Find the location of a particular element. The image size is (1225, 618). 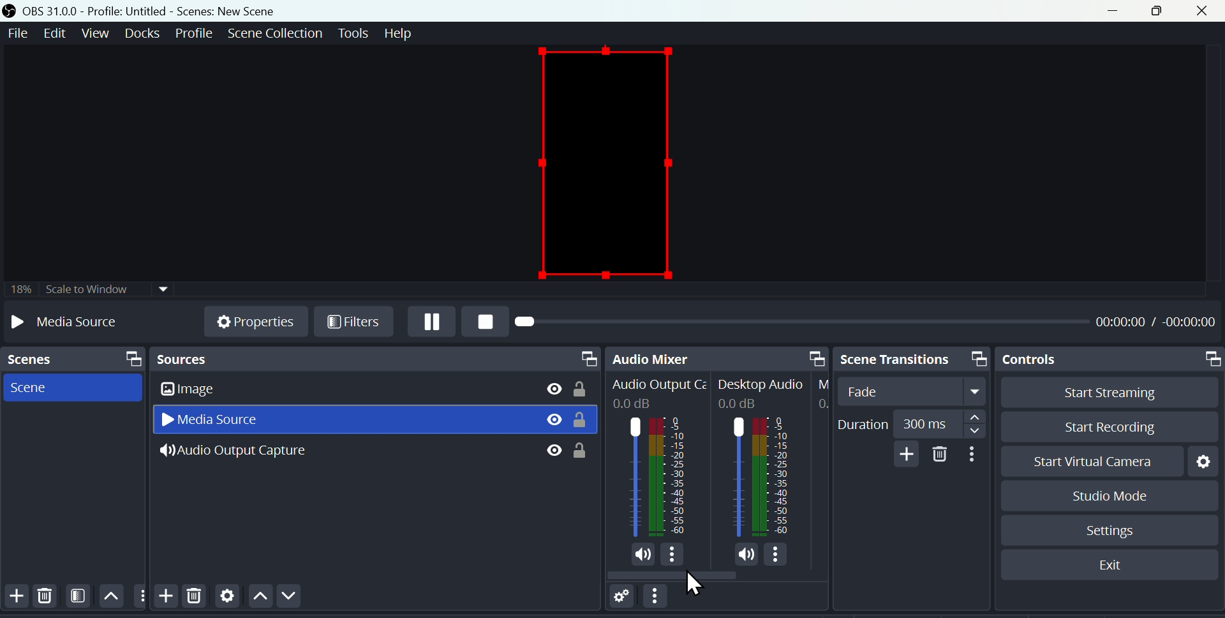

Settings is located at coordinates (226, 599).